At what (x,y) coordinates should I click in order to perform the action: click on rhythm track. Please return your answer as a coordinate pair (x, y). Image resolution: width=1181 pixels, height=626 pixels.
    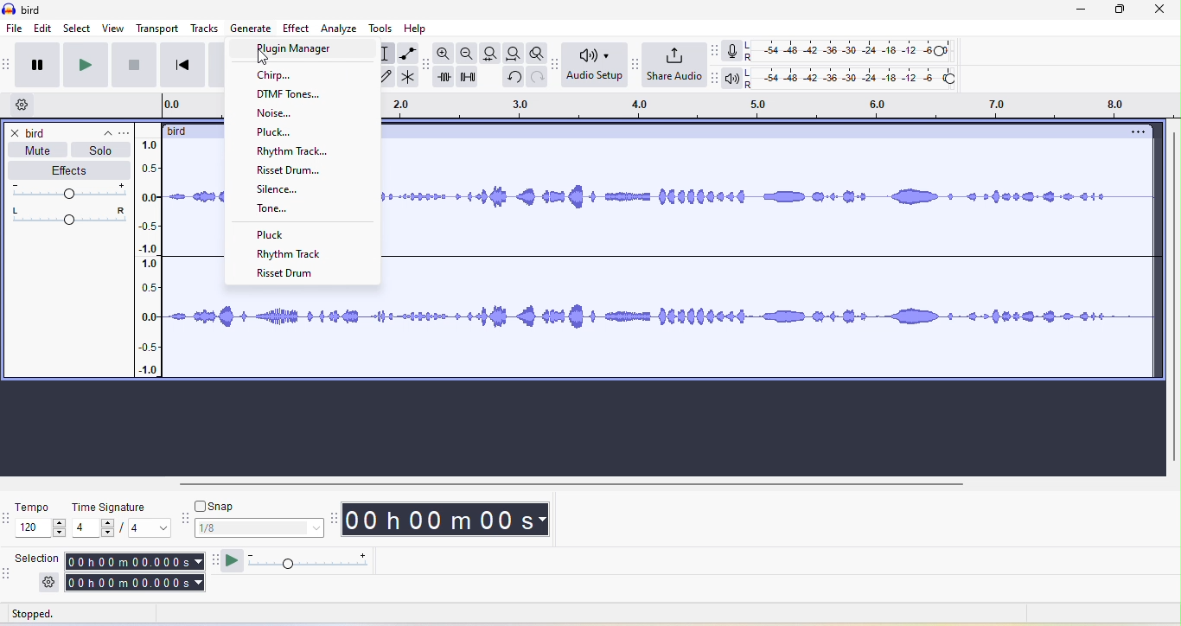
    Looking at the image, I should click on (296, 253).